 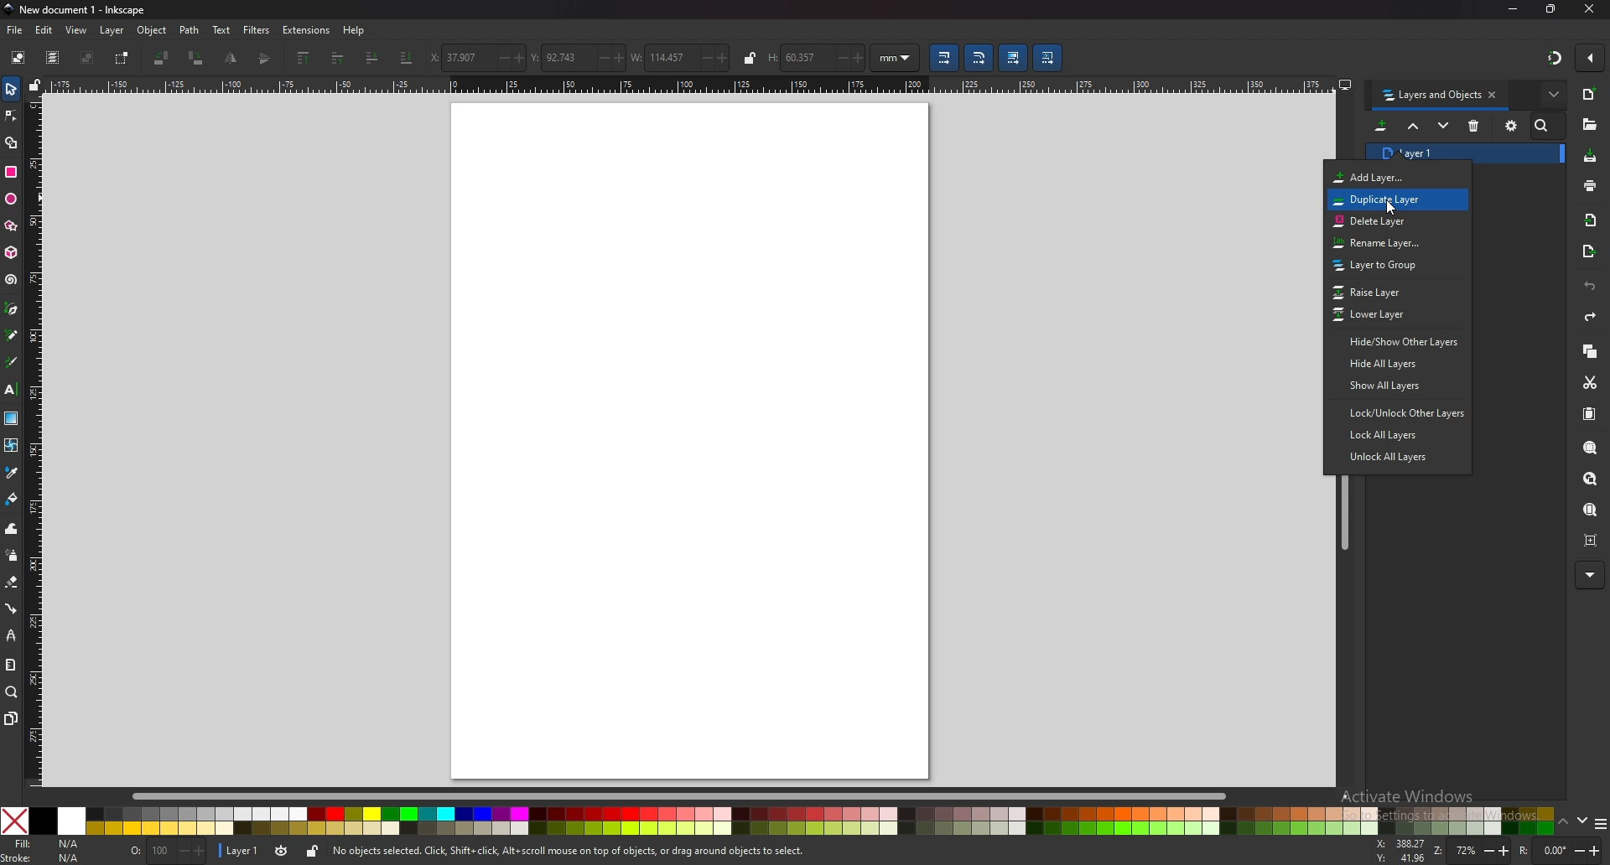 What do you see at coordinates (1400, 849) in the screenshot?
I see `cursor coordinates` at bounding box center [1400, 849].